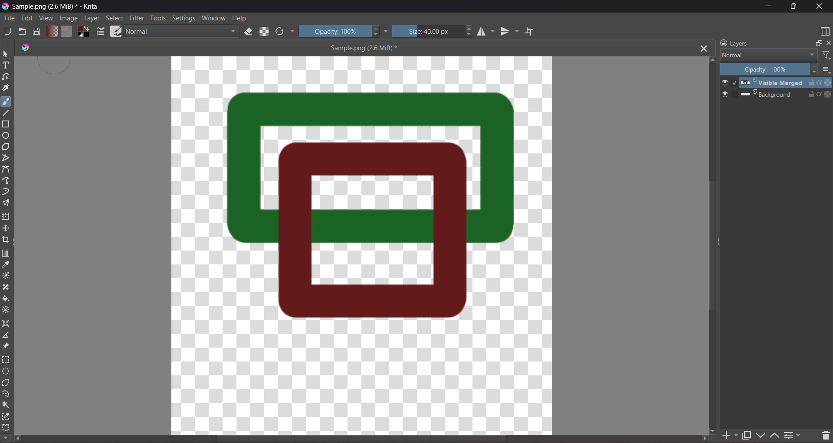  I want to click on Sample a color, so click(6, 265).